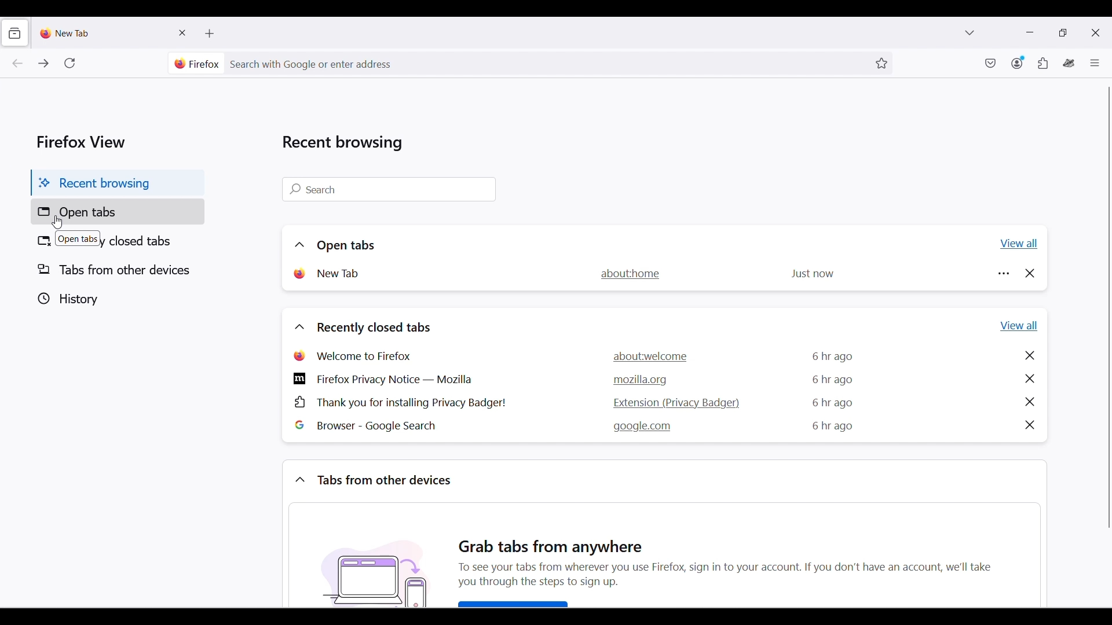 The width and height of the screenshot is (1112, 625). What do you see at coordinates (1029, 402) in the screenshot?
I see `Close Thank You for installing Privacy Badger tab` at bounding box center [1029, 402].